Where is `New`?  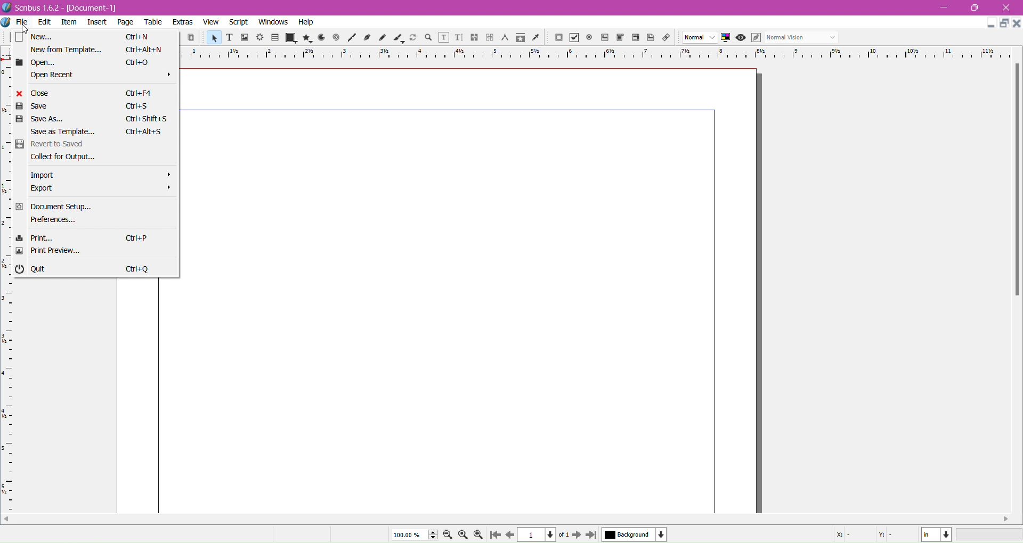
New is located at coordinates (94, 37).